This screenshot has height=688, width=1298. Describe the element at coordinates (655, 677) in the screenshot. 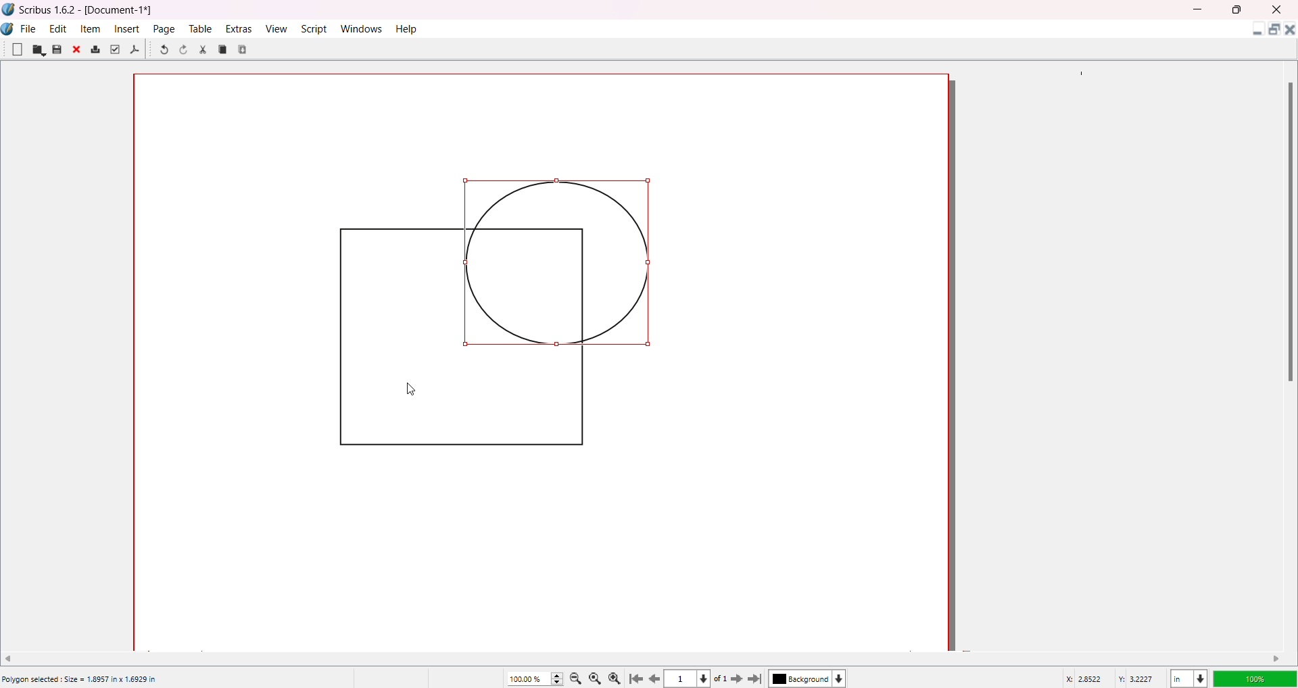

I see `Previous` at that location.